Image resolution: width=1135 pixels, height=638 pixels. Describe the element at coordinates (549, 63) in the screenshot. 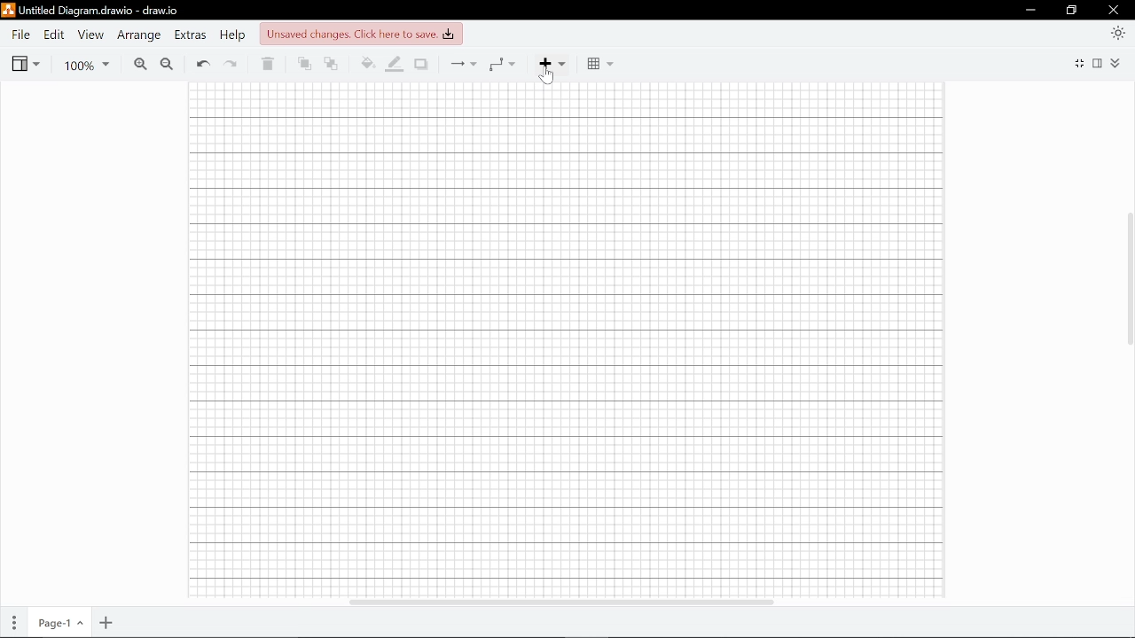

I see `Add` at that location.